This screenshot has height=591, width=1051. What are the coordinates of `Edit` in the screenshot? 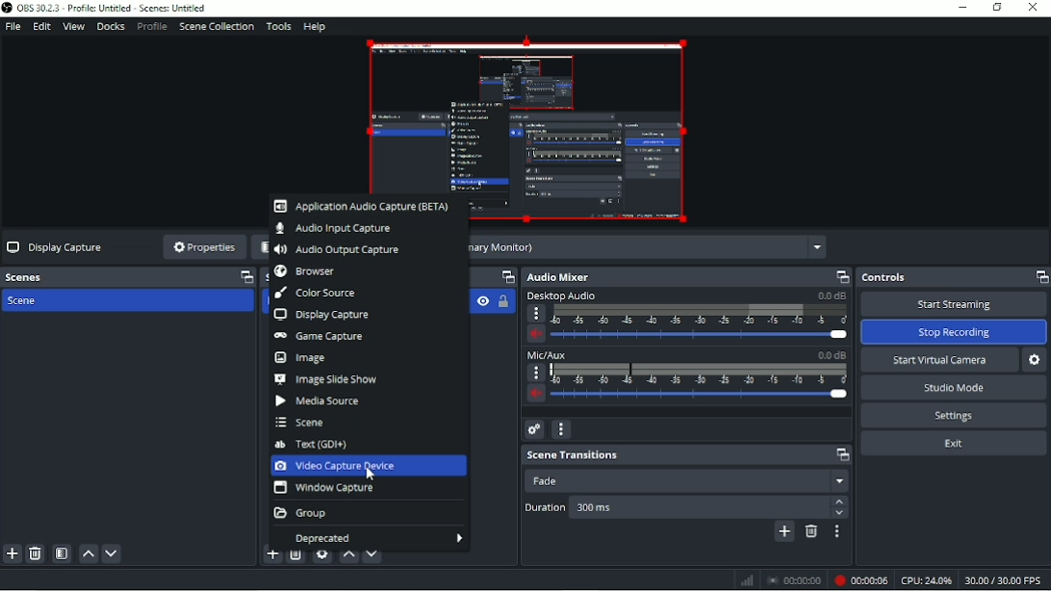 It's located at (42, 26).